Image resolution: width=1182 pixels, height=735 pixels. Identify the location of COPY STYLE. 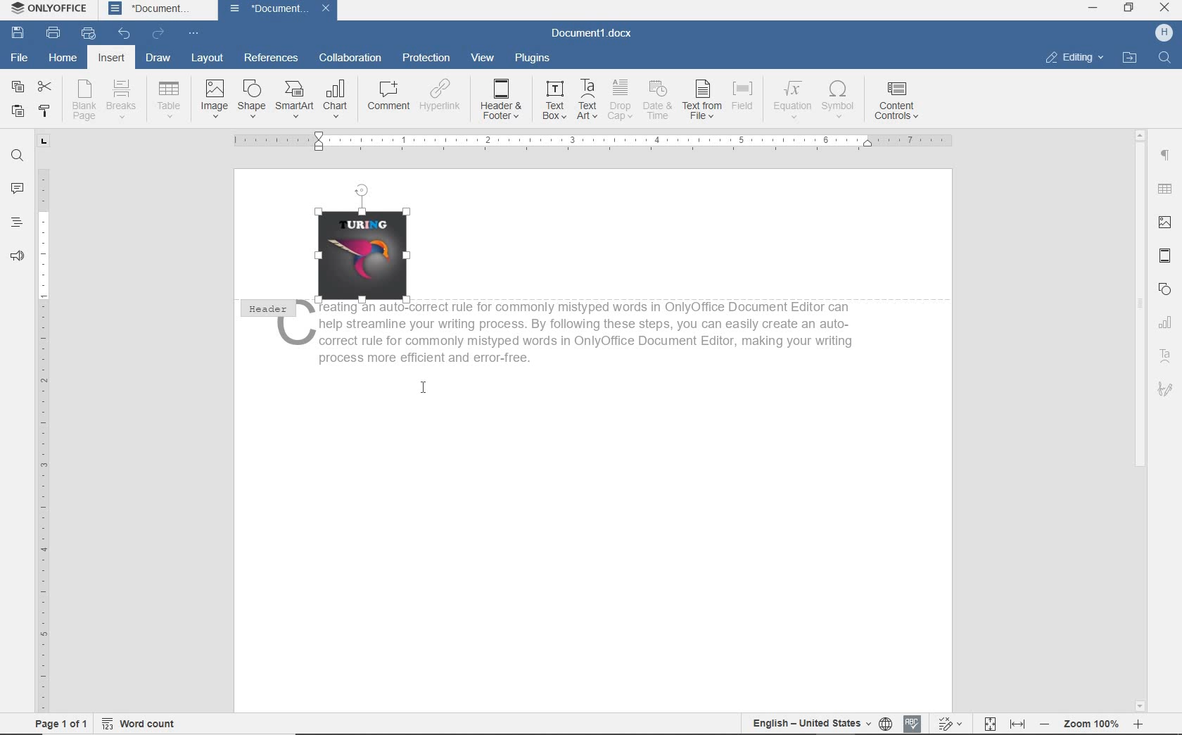
(46, 111).